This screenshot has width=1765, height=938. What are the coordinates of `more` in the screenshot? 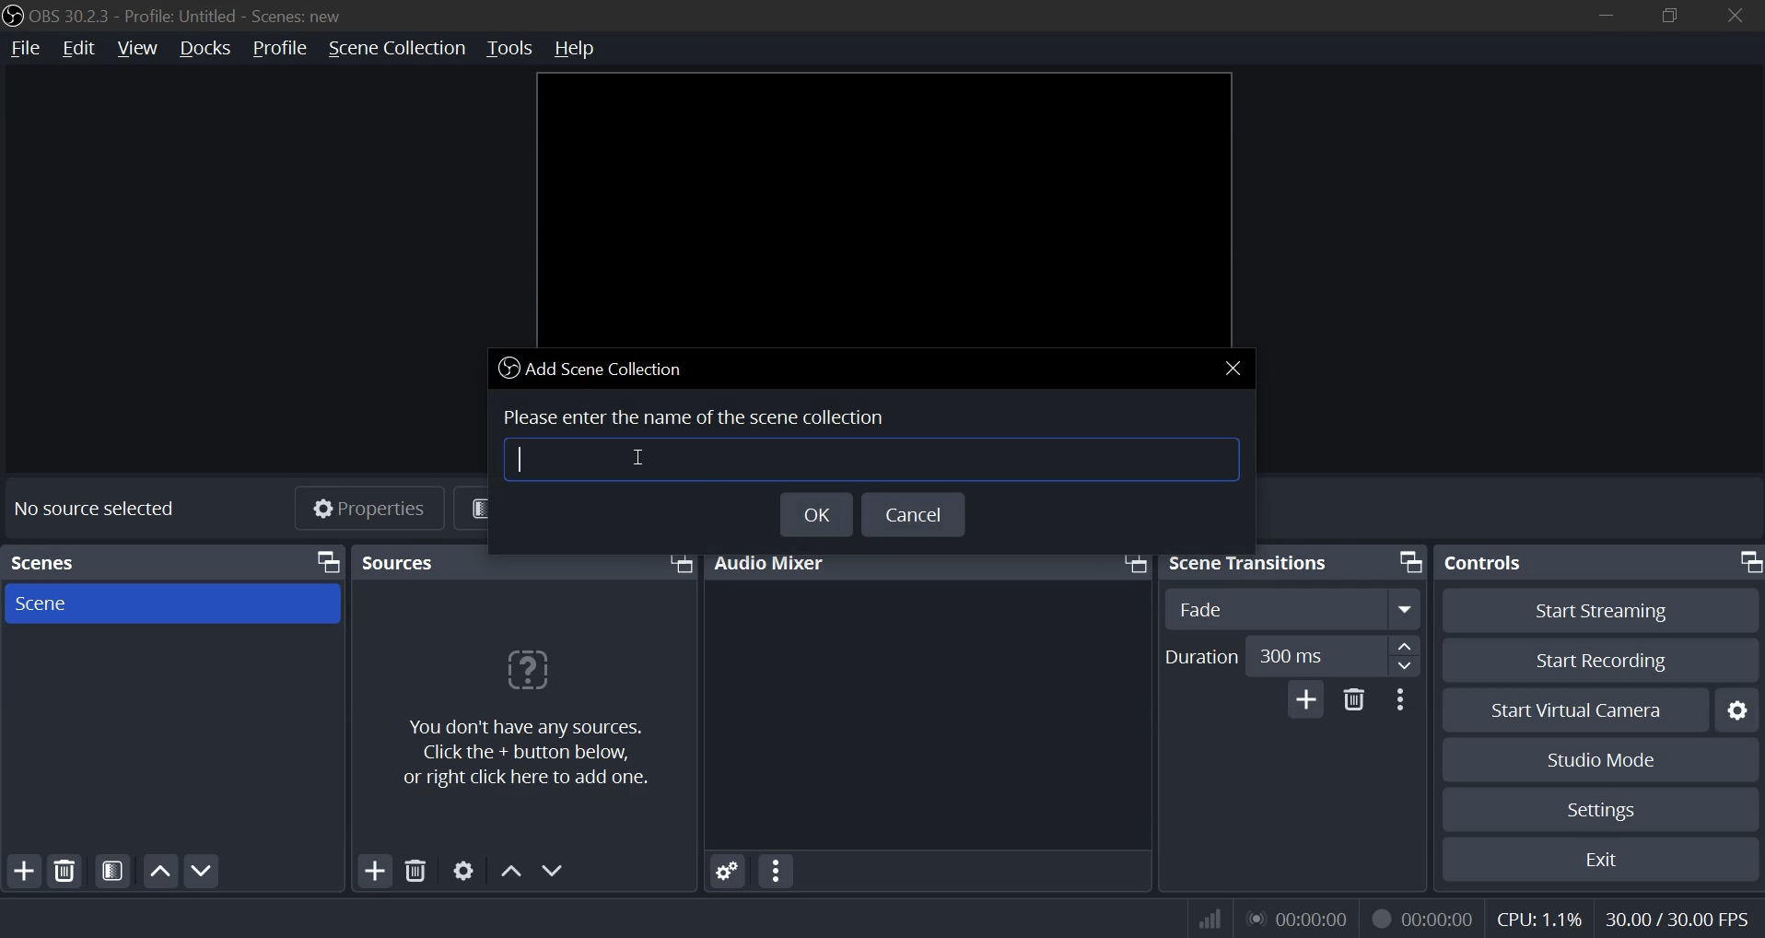 It's located at (1404, 699).